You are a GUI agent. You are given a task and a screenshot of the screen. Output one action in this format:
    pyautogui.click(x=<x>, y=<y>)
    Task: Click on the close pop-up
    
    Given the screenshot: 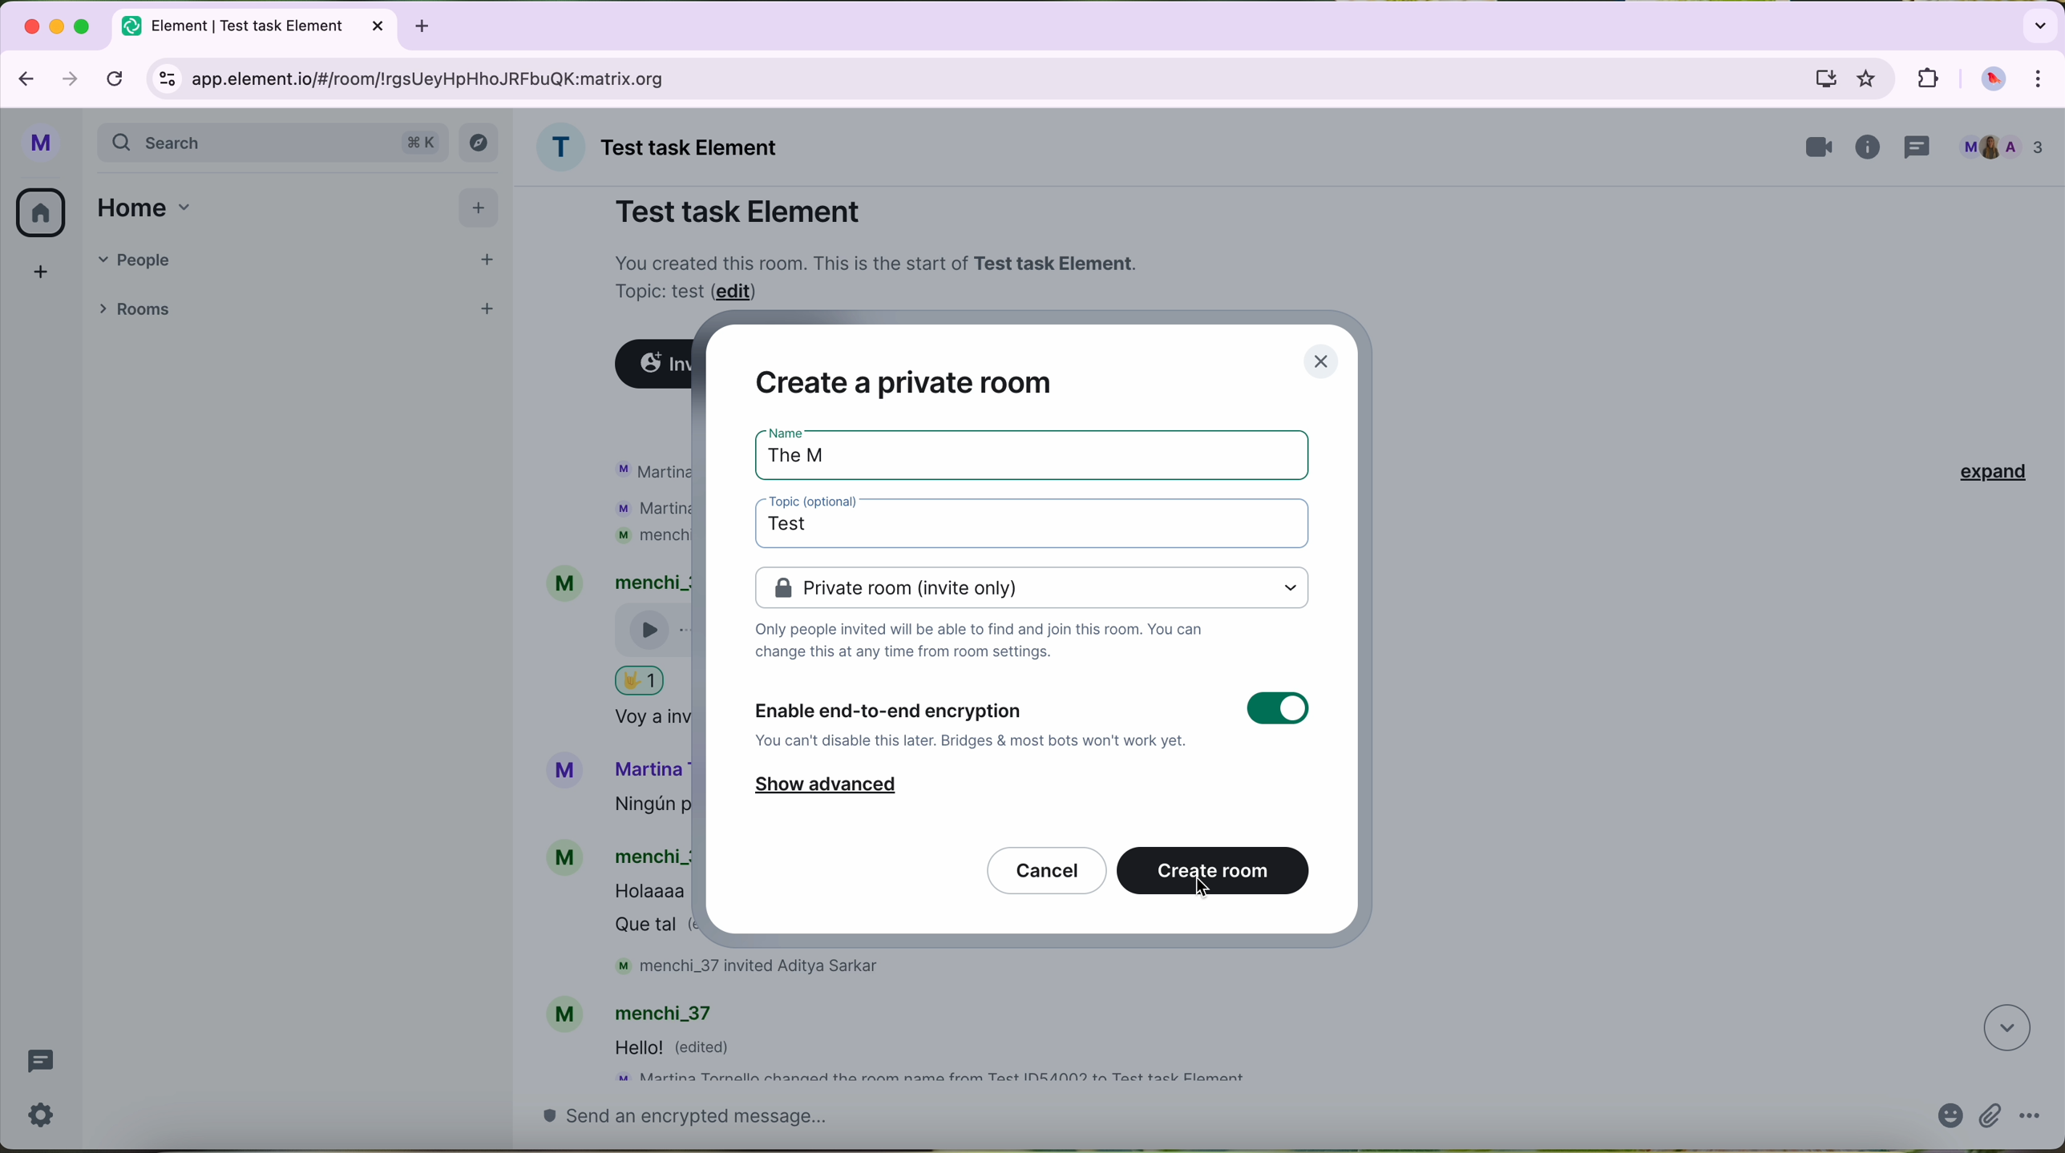 What is the action you would take?
    pyautogui.click(x=1324, y=361)
    